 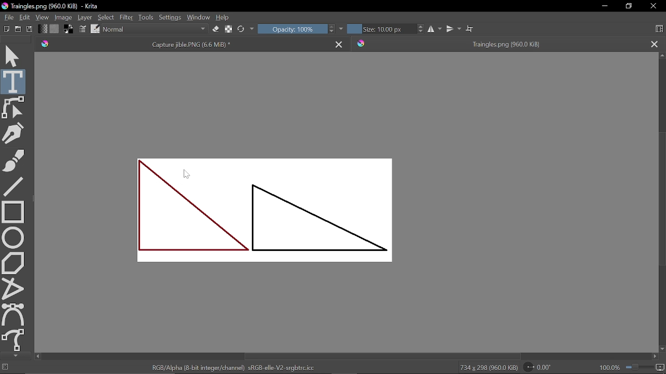 What do you see at coordinates (14, 108) in the screenshot?
I see `Edit shapes tool` at bounding box center [14, 108].